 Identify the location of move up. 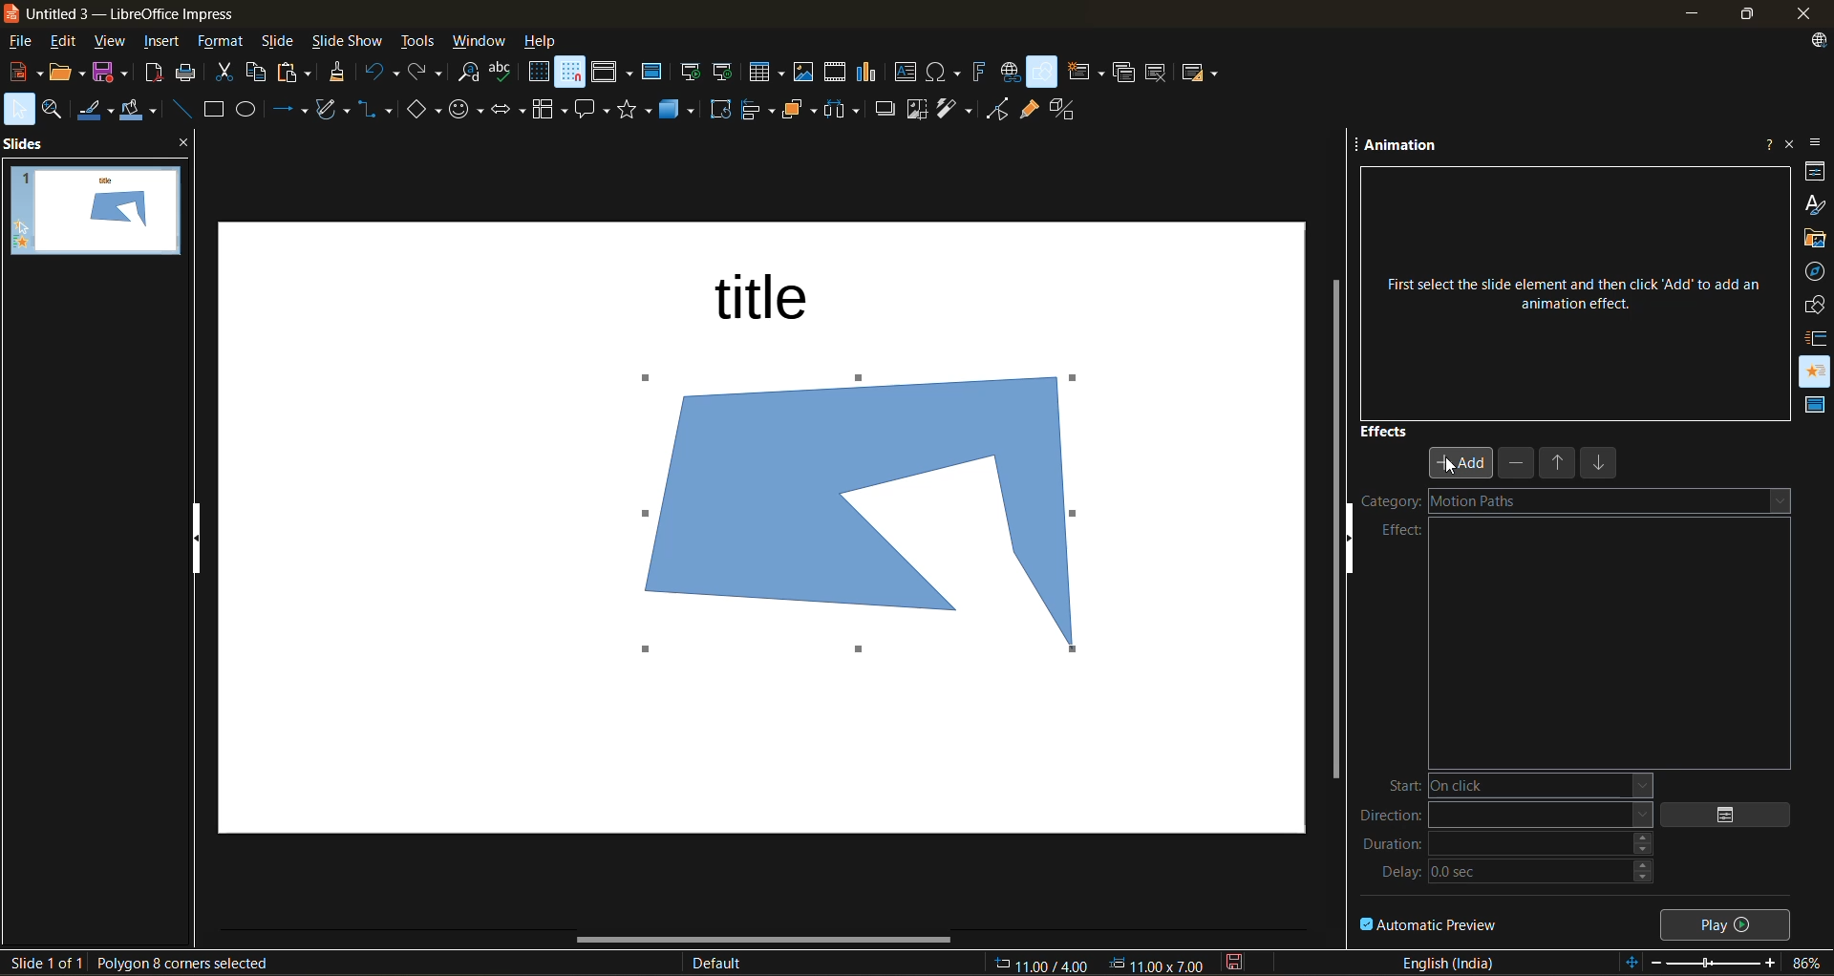
(1562, 464).